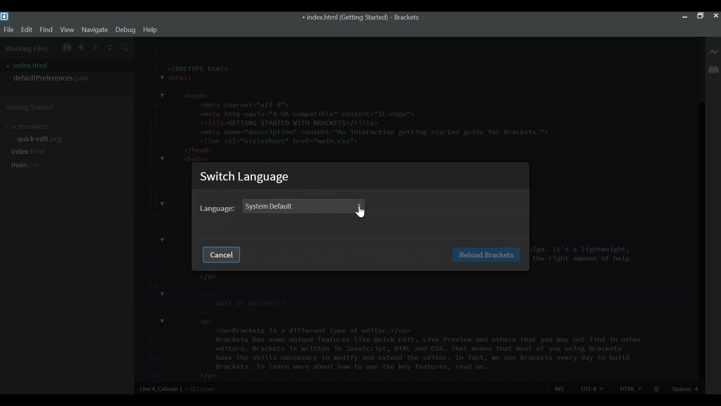 The height and width of the screenshot is (406, 721). What do you see at coordinates (110, 47) in the screenshot?
I see `Split the File Vertically or Horizontally` at bounding box center [110, 47].